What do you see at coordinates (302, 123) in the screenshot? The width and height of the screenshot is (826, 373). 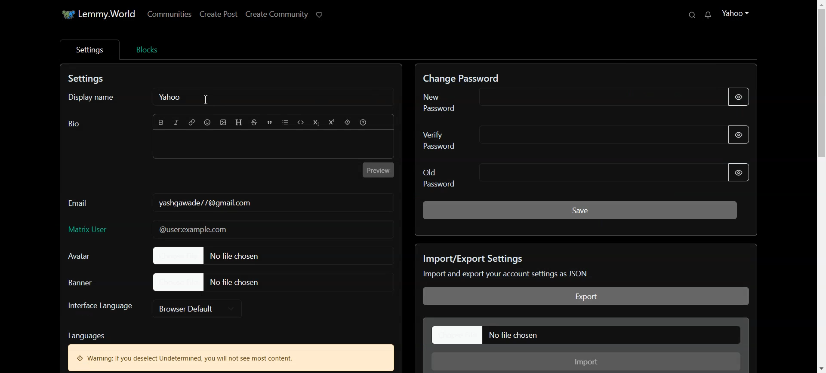 I see `Code` at bounding box center [302, 123].